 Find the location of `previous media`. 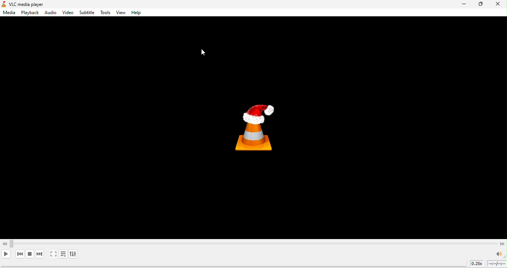

previous media is located at coordinates (22, 253).